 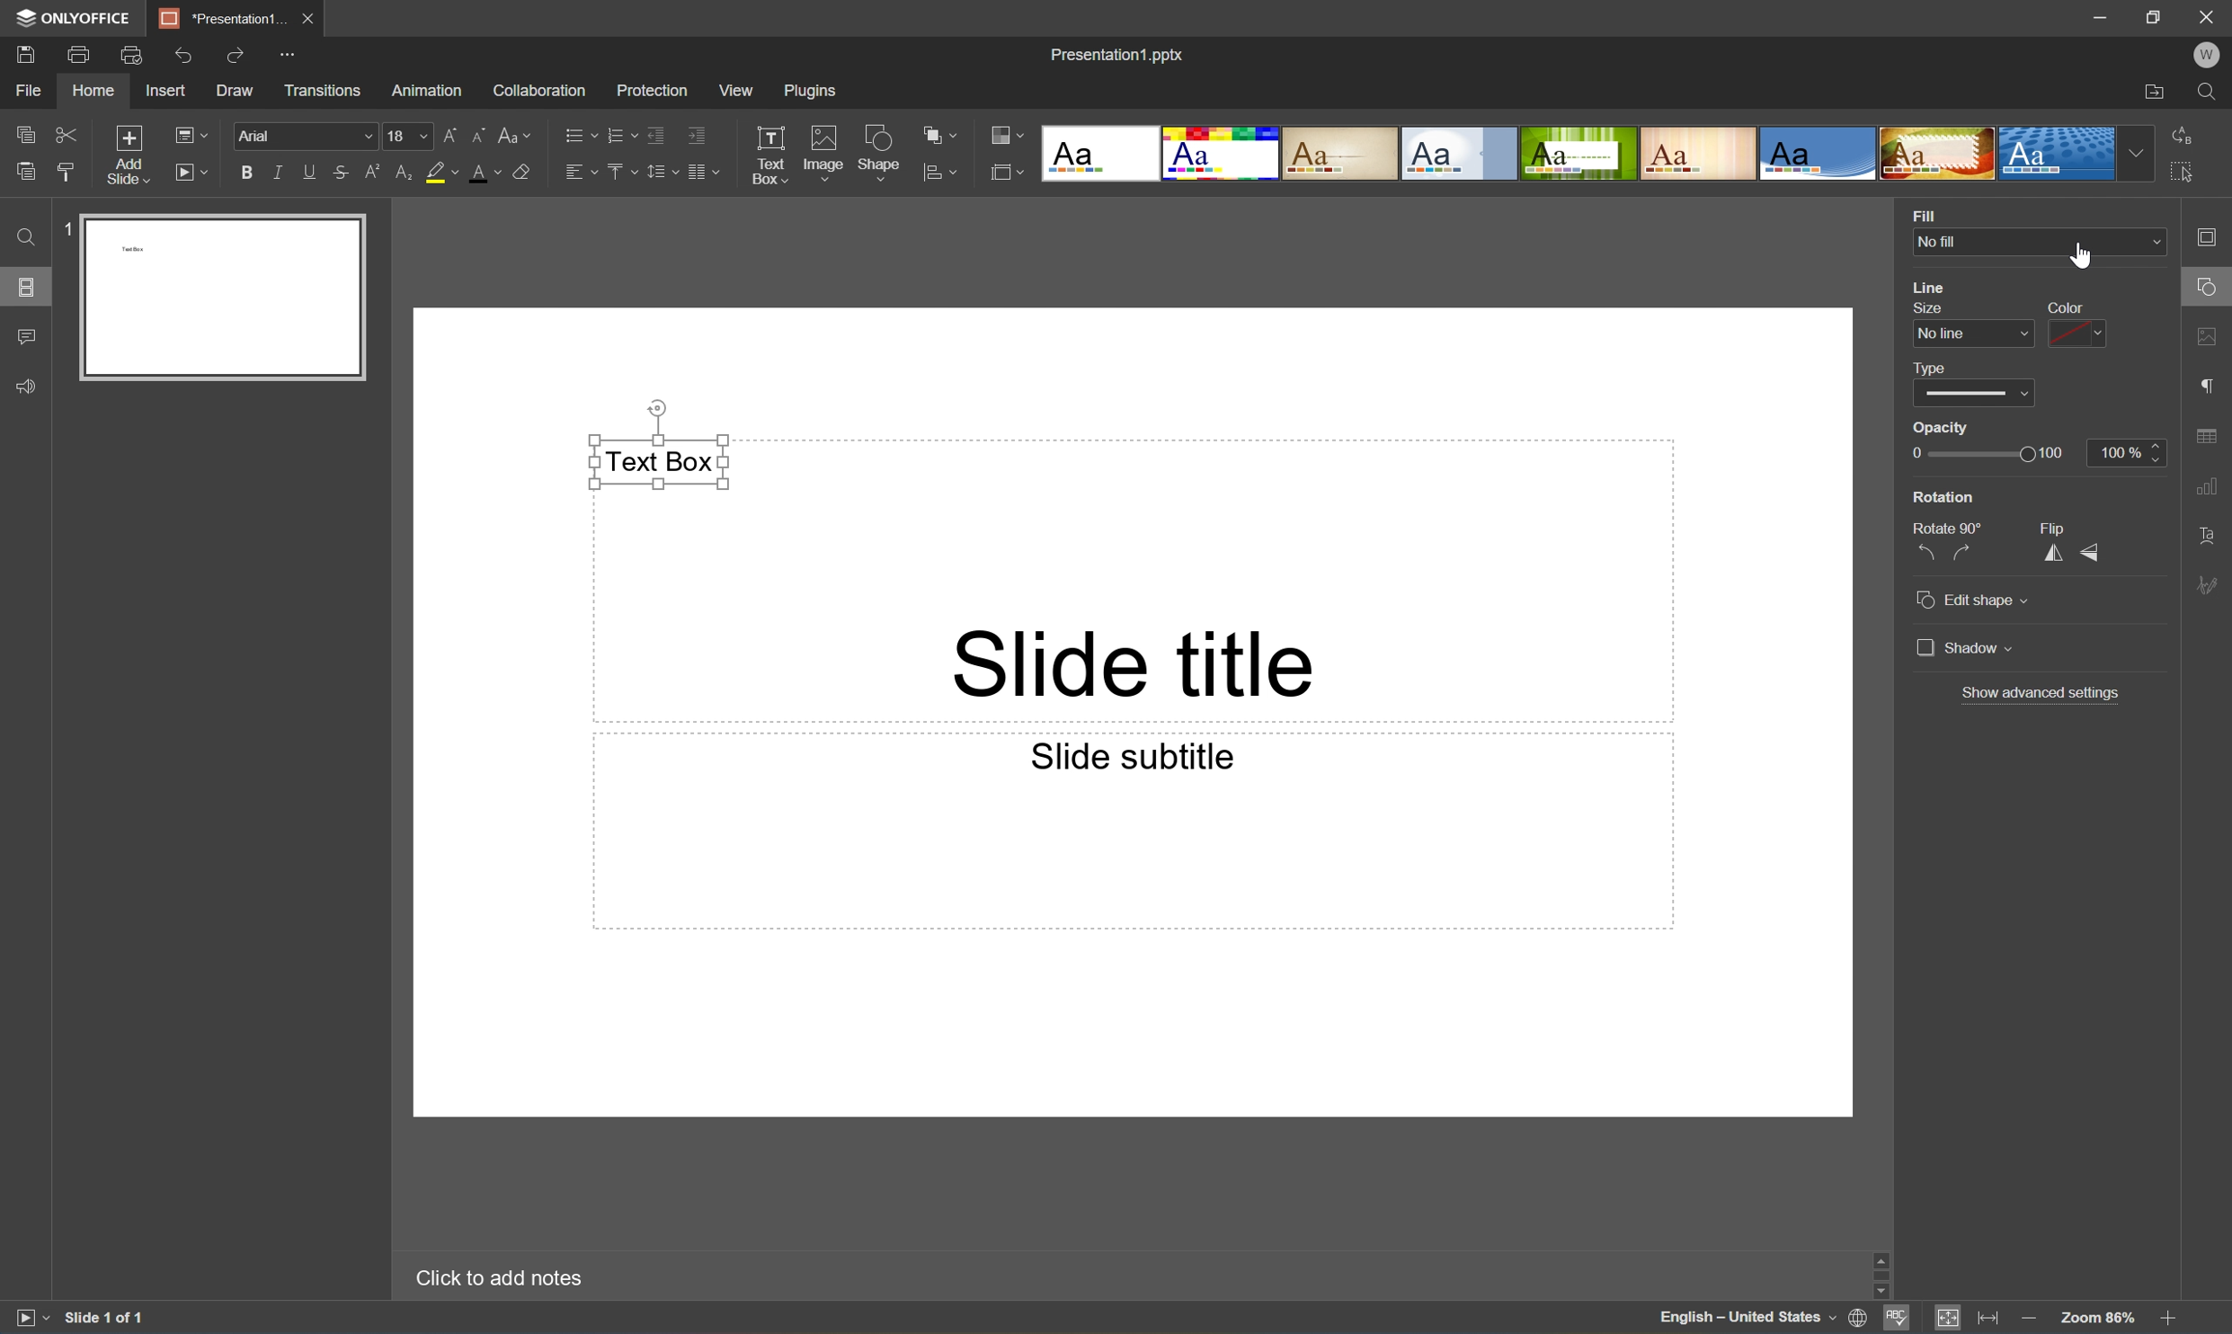 I want to click on Flip Horizontal, so click(x=2050, y=554).